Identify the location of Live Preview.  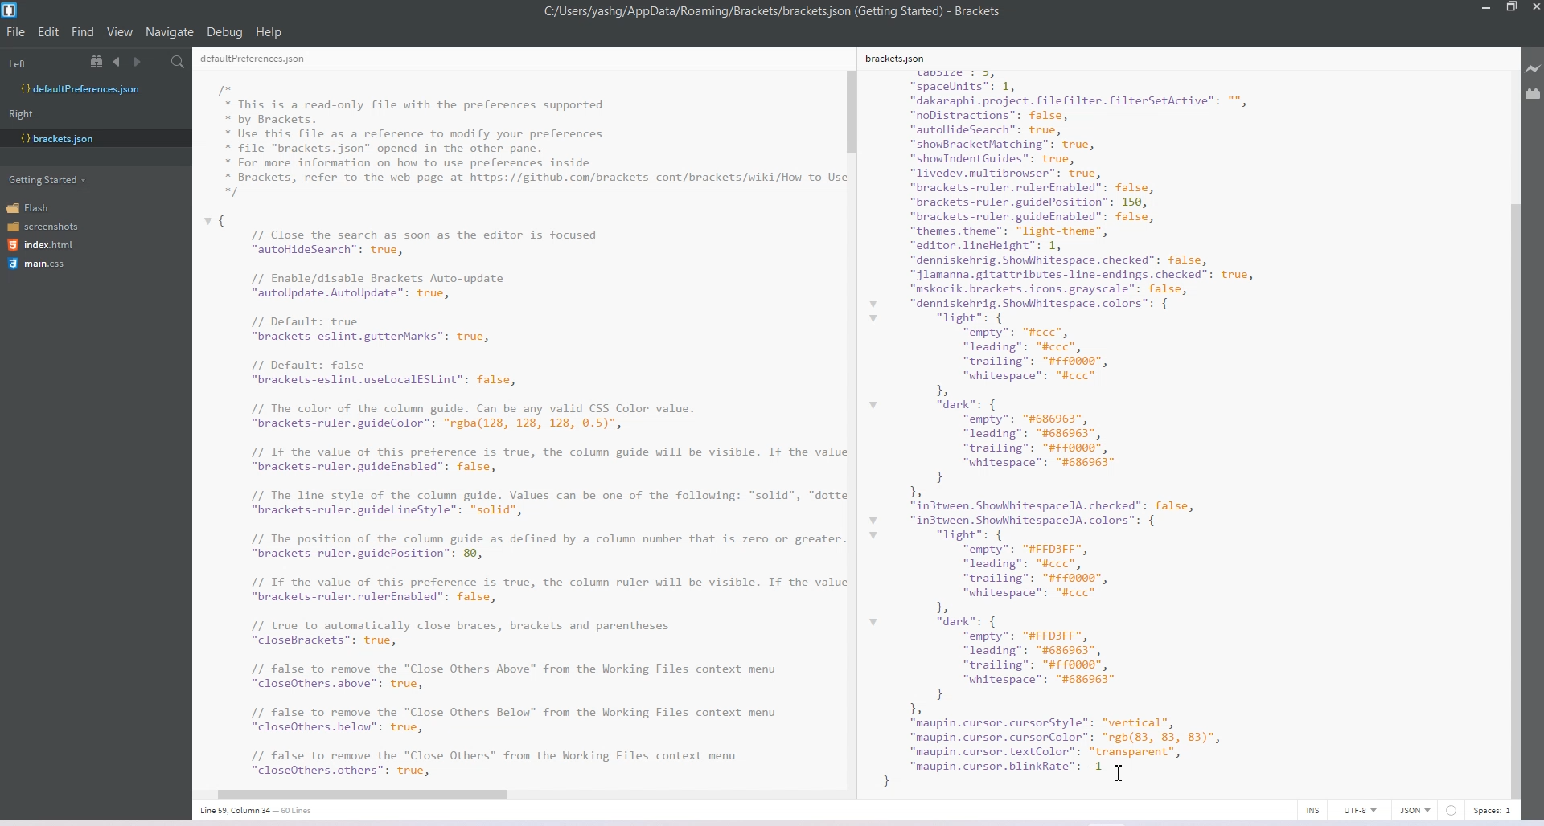
(1534, 69).